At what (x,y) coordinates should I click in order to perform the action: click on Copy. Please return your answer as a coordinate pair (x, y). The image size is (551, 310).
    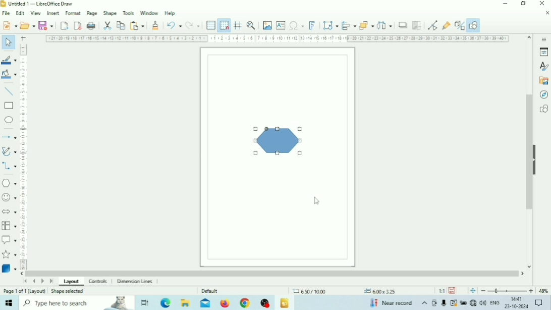
    Looking at the image, I should click on (121, 25).